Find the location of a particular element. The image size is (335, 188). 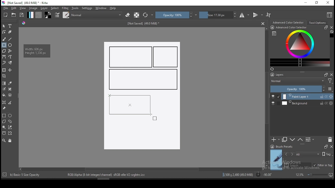

brush settings is located at coordinates (57, 15).